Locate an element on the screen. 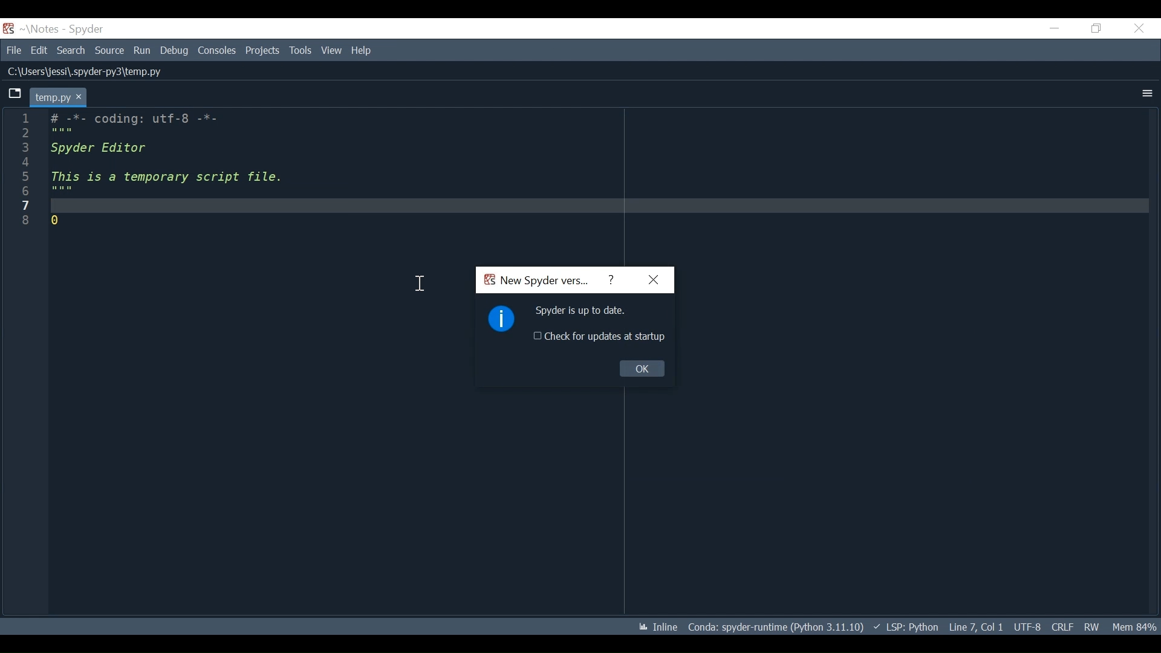 This screenshot has width=1161, height=653. Spyder Desktop Icon is located at coordinates (8, 28).